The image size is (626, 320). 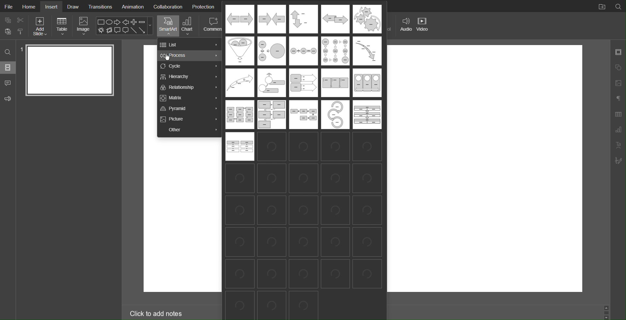 What do you see at coordinates (600, 6) in the screenshot?
I see `Open File Location` at bounding box center [600, 6].